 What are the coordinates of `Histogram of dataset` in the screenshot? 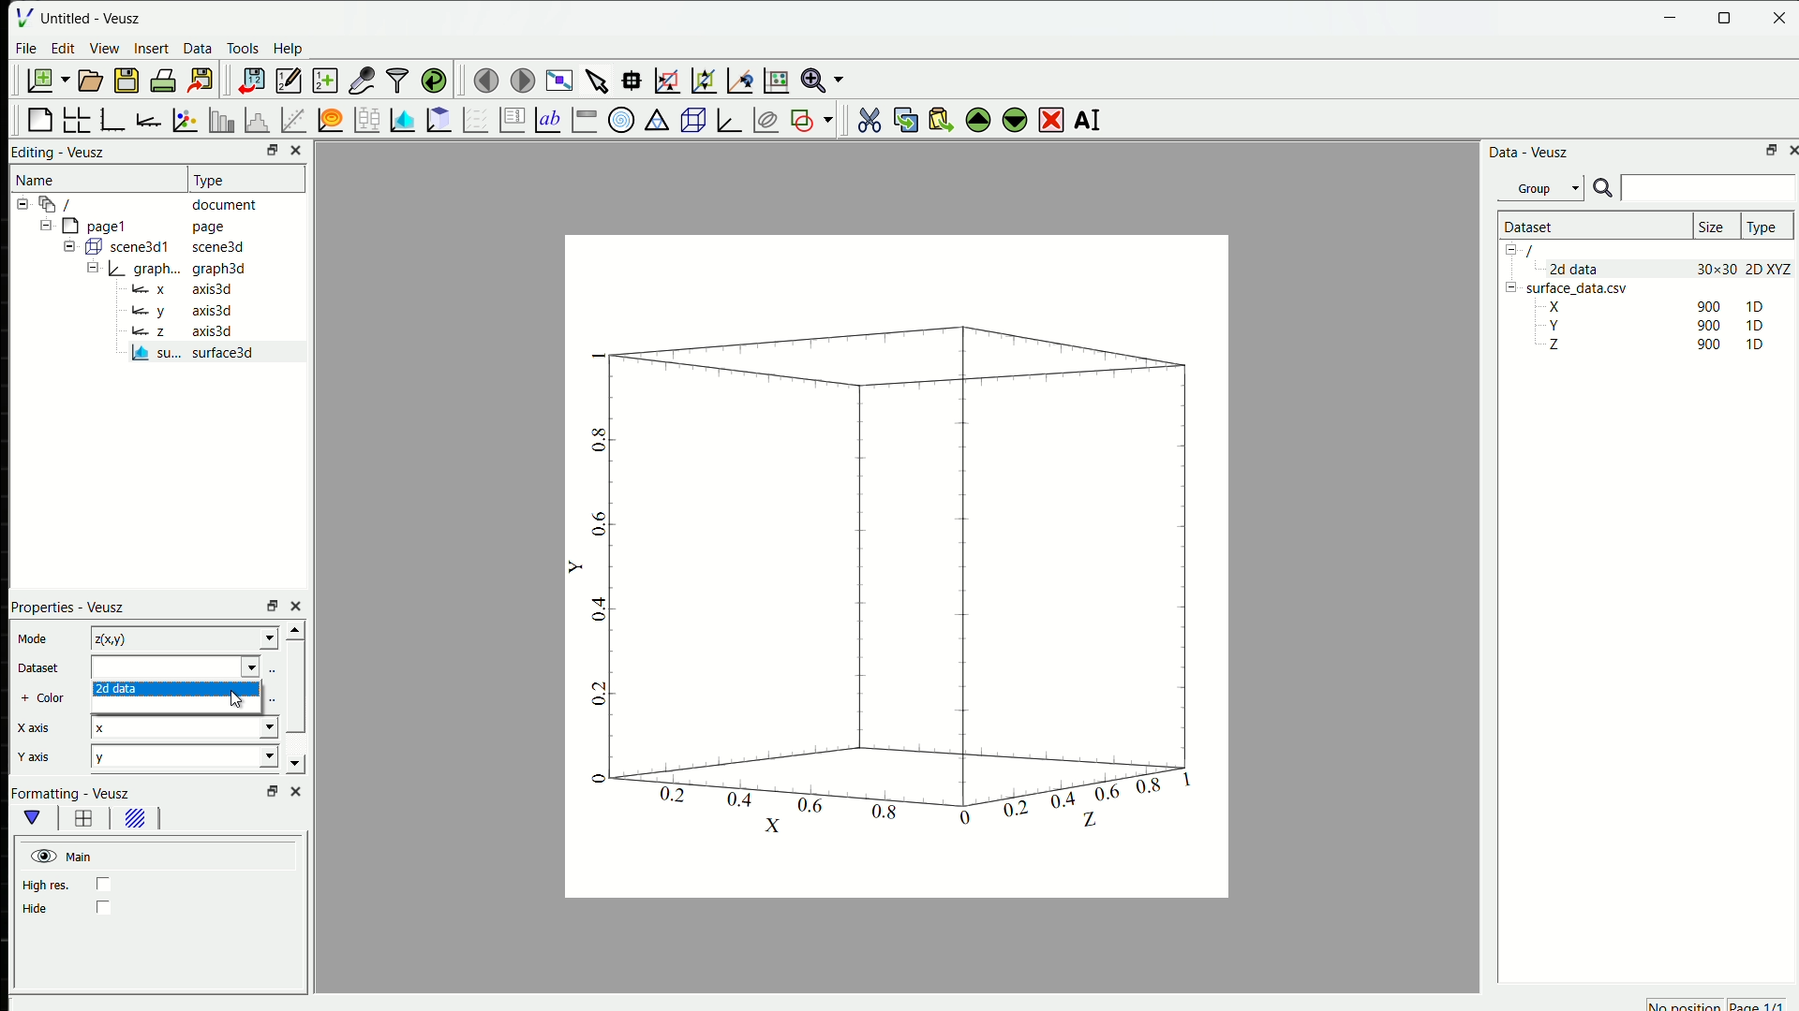 It's located at (258, 119).